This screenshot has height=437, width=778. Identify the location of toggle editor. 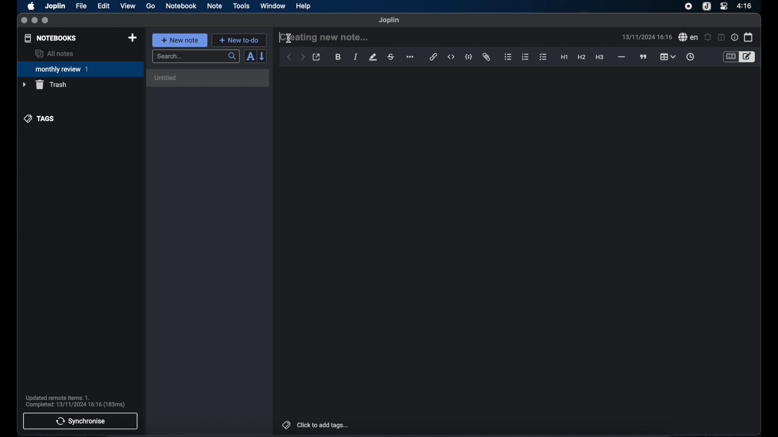
(748, 57).